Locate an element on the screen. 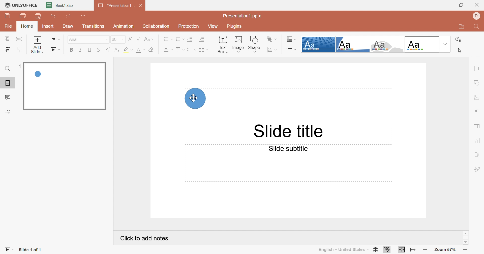 The height and width of the screenshot is (254, 484). Scroll bar is located at coordinates (466, 238).